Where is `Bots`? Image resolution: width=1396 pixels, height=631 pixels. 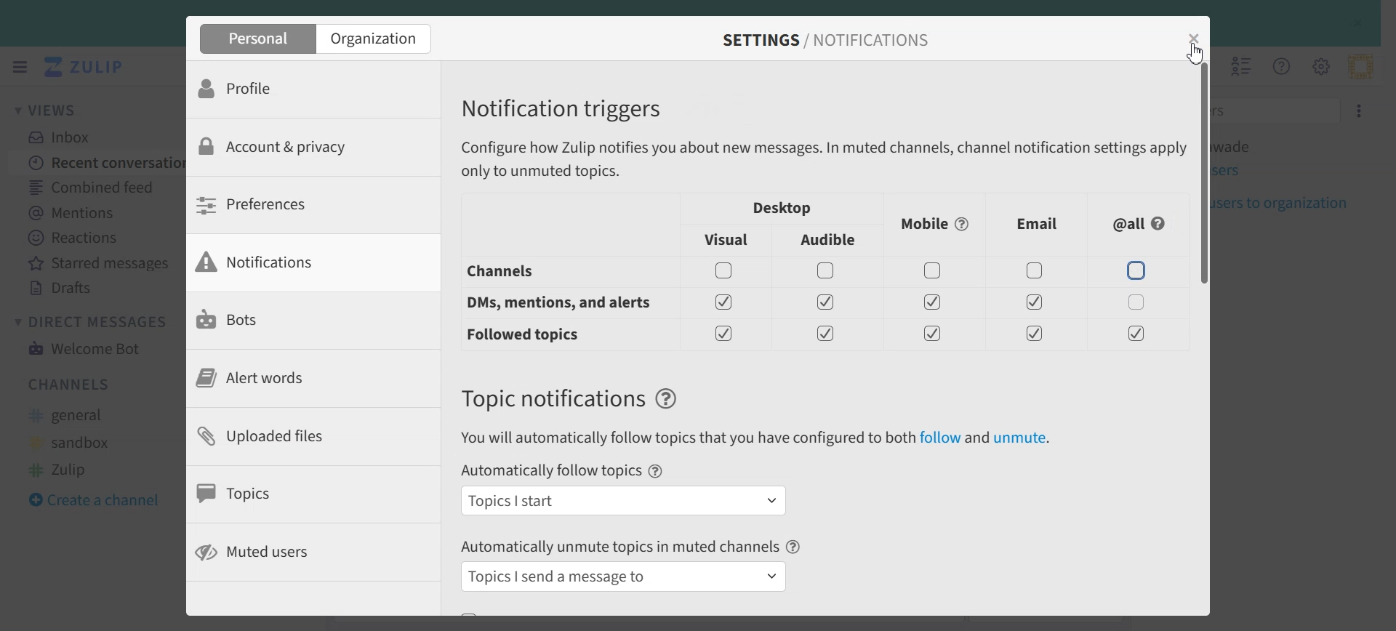 Bots is located at coordinates (295, 320).